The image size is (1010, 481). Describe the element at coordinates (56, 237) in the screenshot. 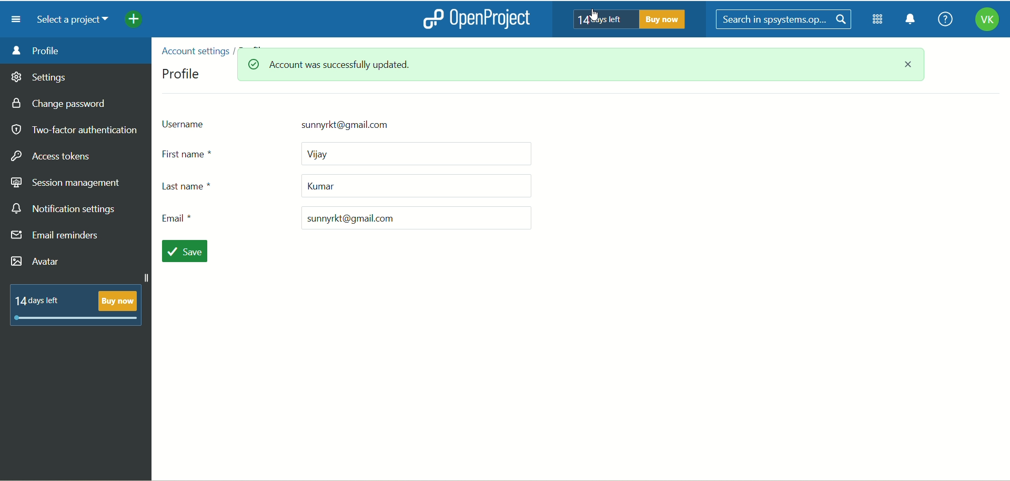

I see `email reminders` at that location.